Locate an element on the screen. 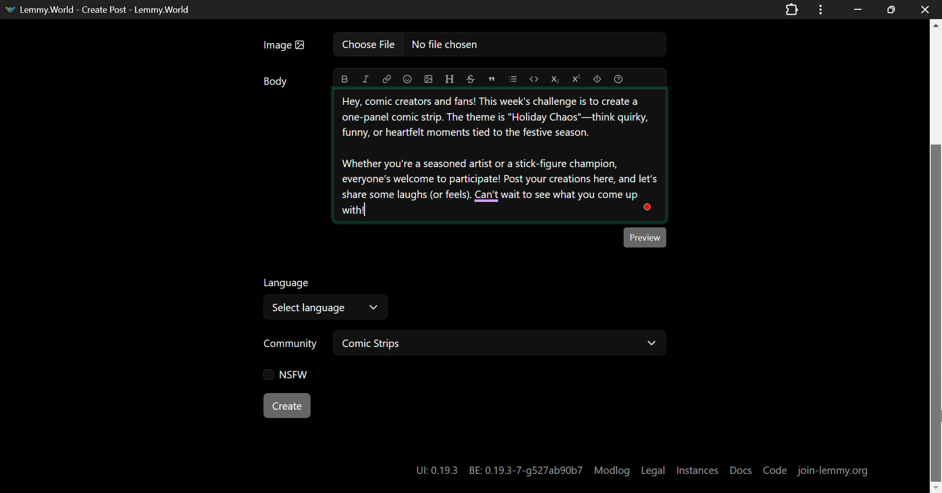 Image resolution: width=942 pixels, height=493 pixels. DRAG_TO Cursor Position is located at coordinates (936, 403).